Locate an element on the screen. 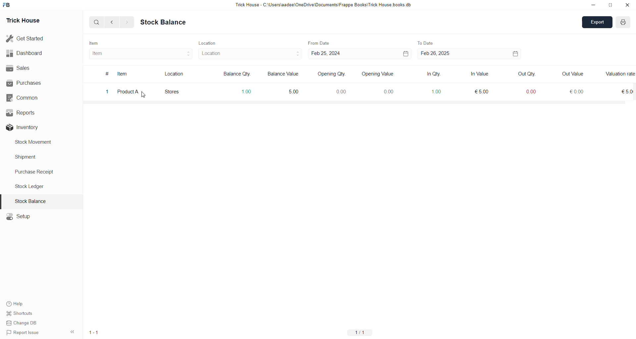 The width and height of the screenshot is (636, 339). Report issue is located at coordinates (27, 333).